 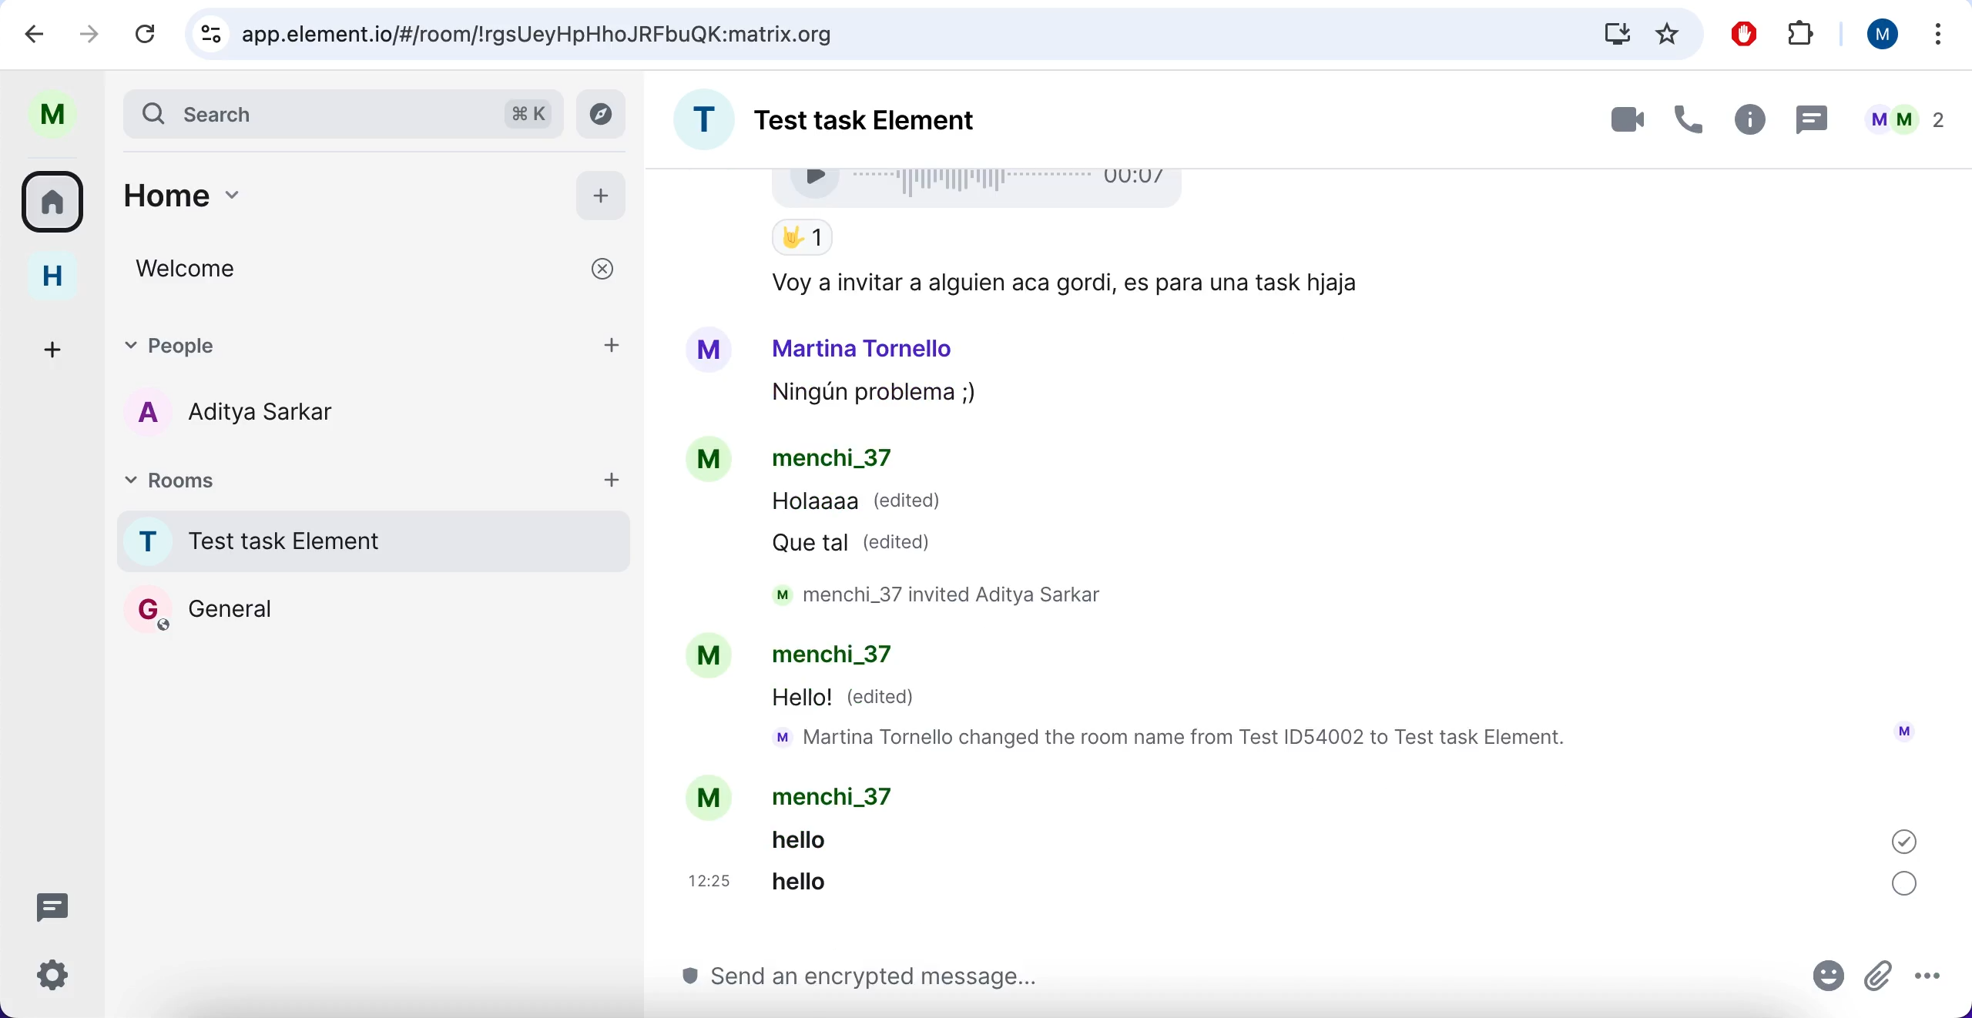 I want to click on Que tal (edited), so click(x=857, y=541).